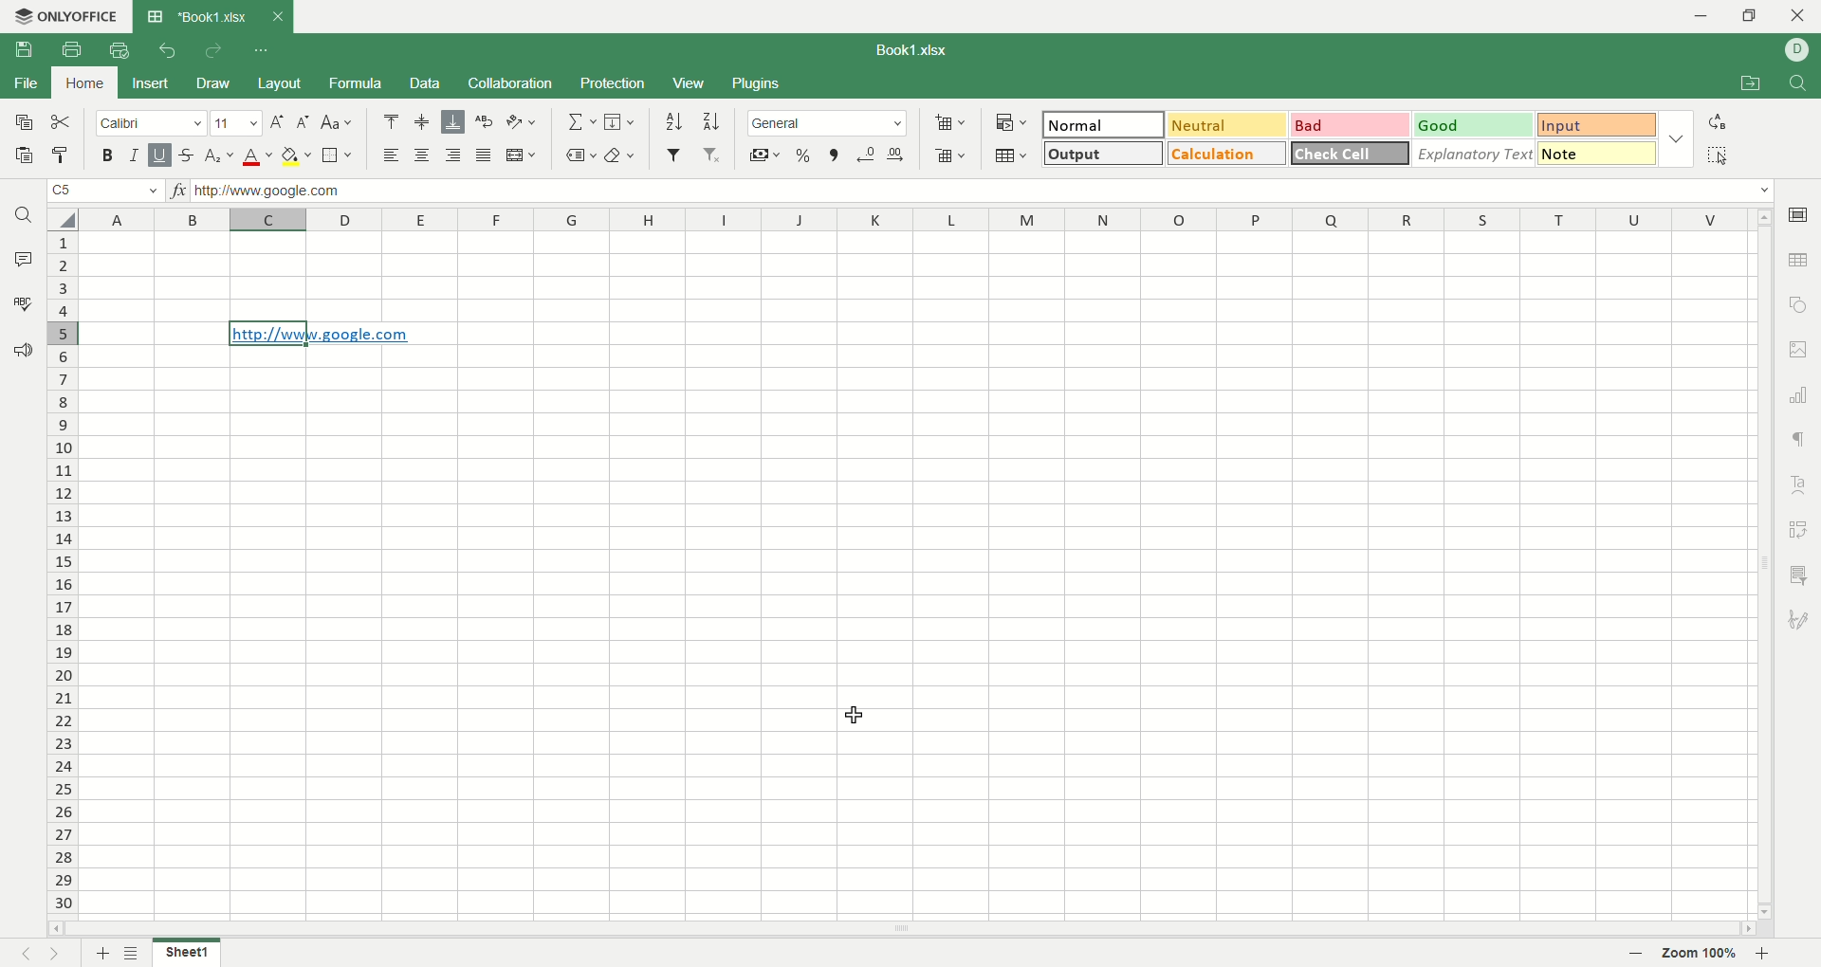 This screenshot has width=1821, height=967. What do you see at coordinates (834, 155) in the screenshot?
I see `comma style` at bounding box center [834, 155].